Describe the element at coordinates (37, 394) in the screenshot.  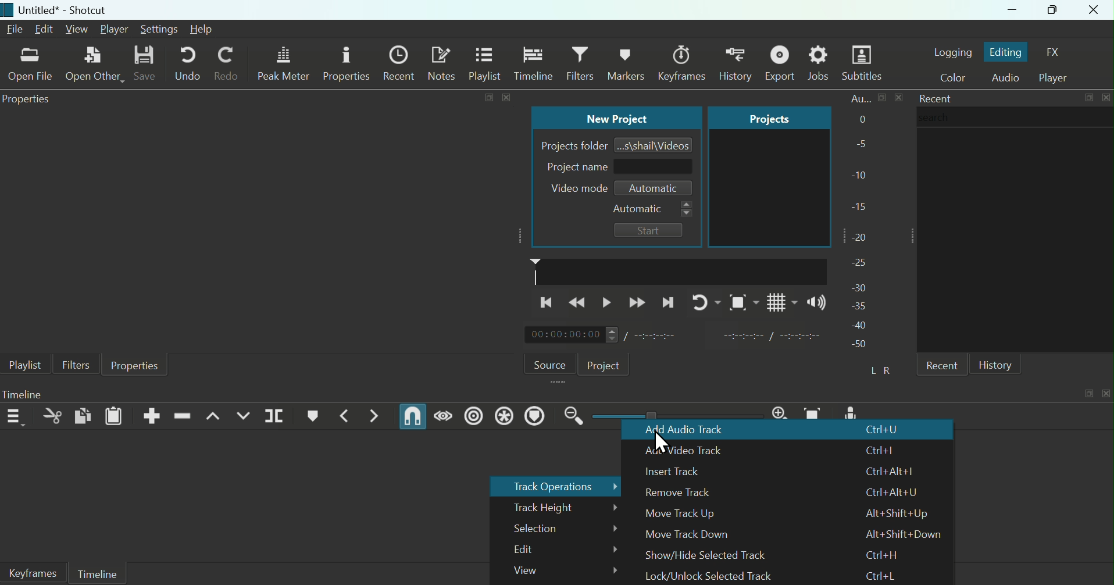
I see `Timeline` at that location.